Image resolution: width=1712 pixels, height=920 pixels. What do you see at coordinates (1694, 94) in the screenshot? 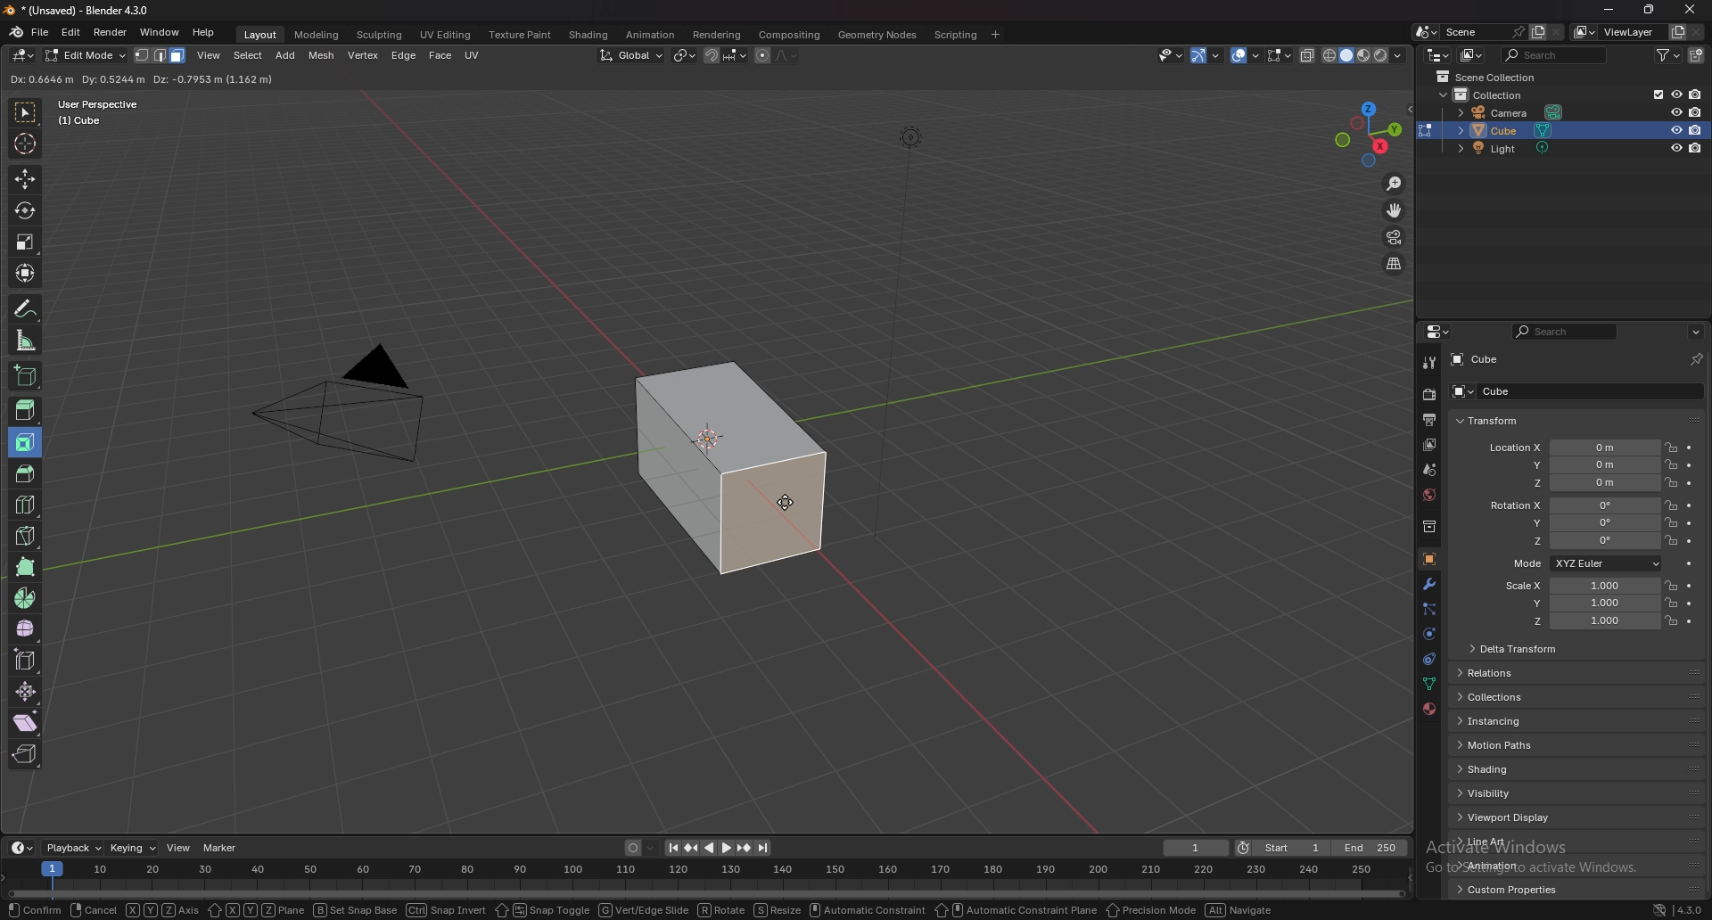
I see `disable in render` at bounding box center [1694, 94].